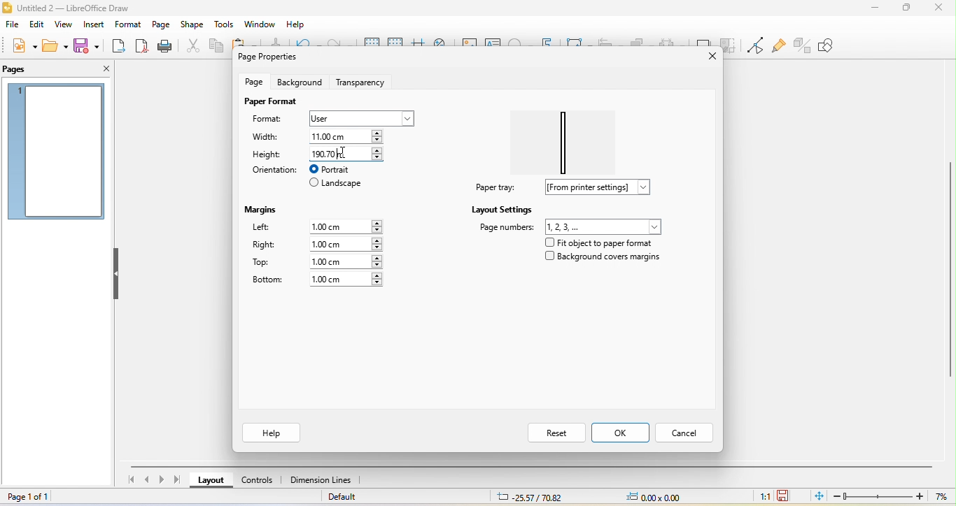 This screenshot has width=956, height=506. Describe the element at coordinates (273, 433) in the screenshot. I see `help` at that location.